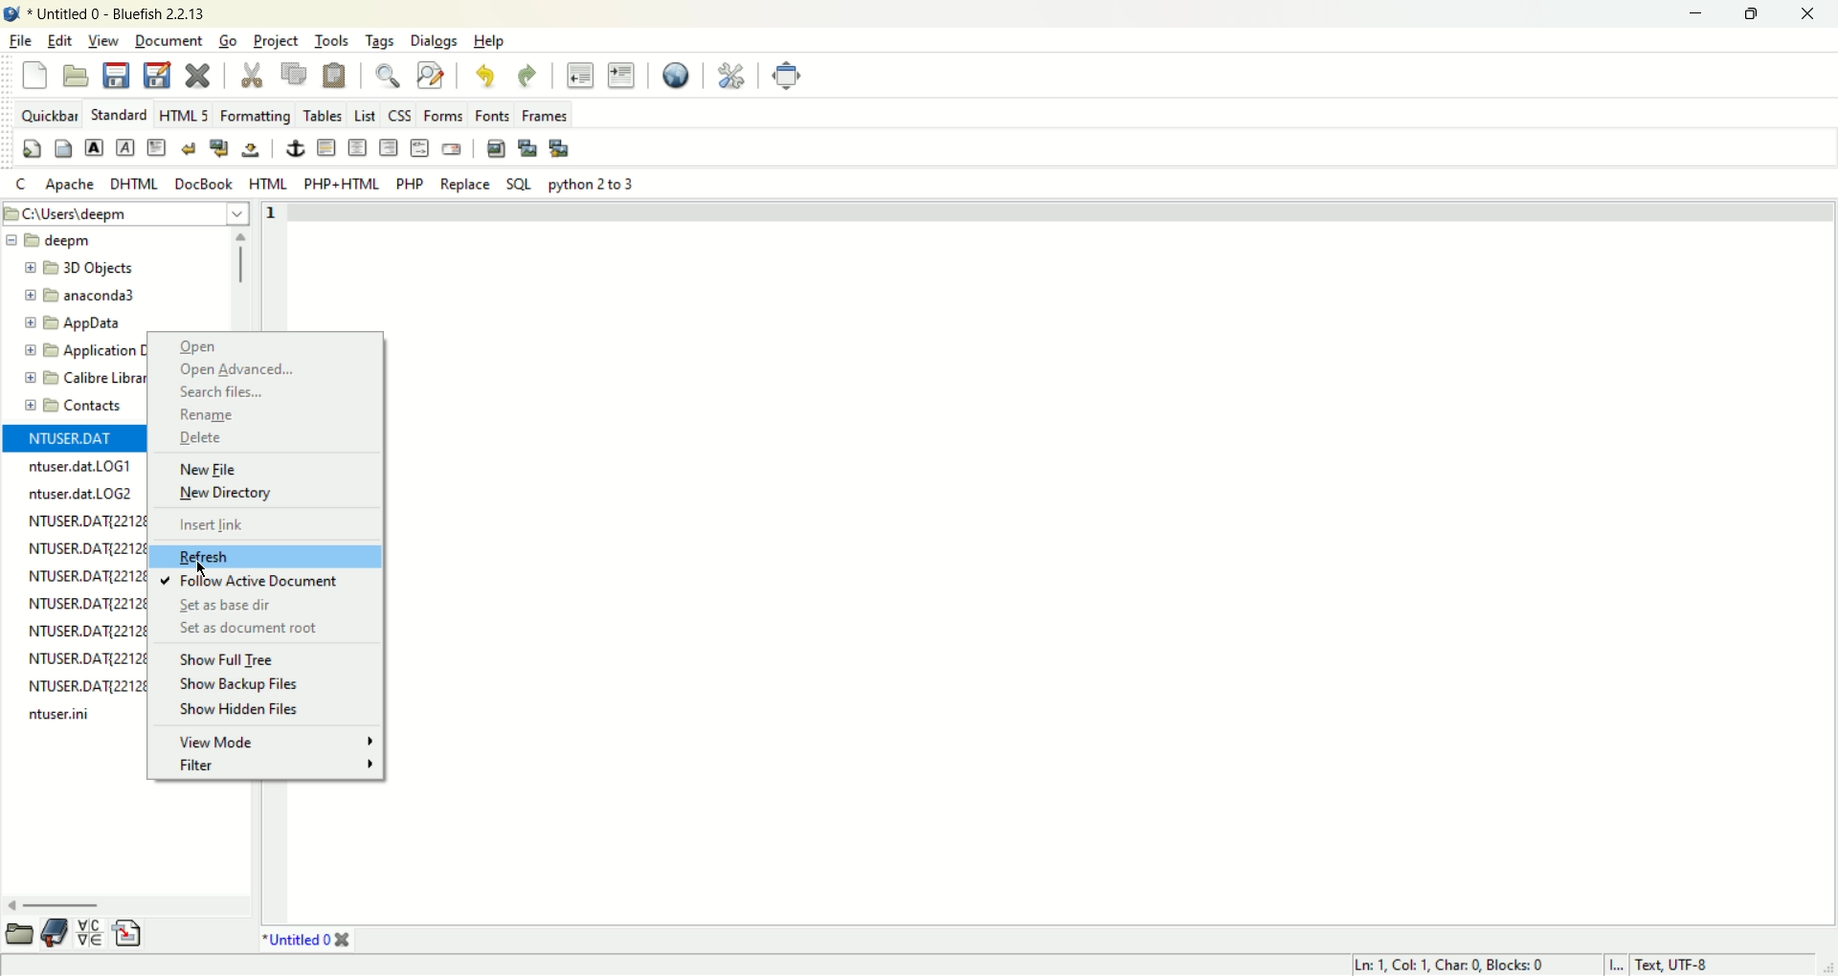 This screenshot has width=1838, height=976. Describe the element at coordinates (202, 75) in the screenshot. I see `close` at that location.